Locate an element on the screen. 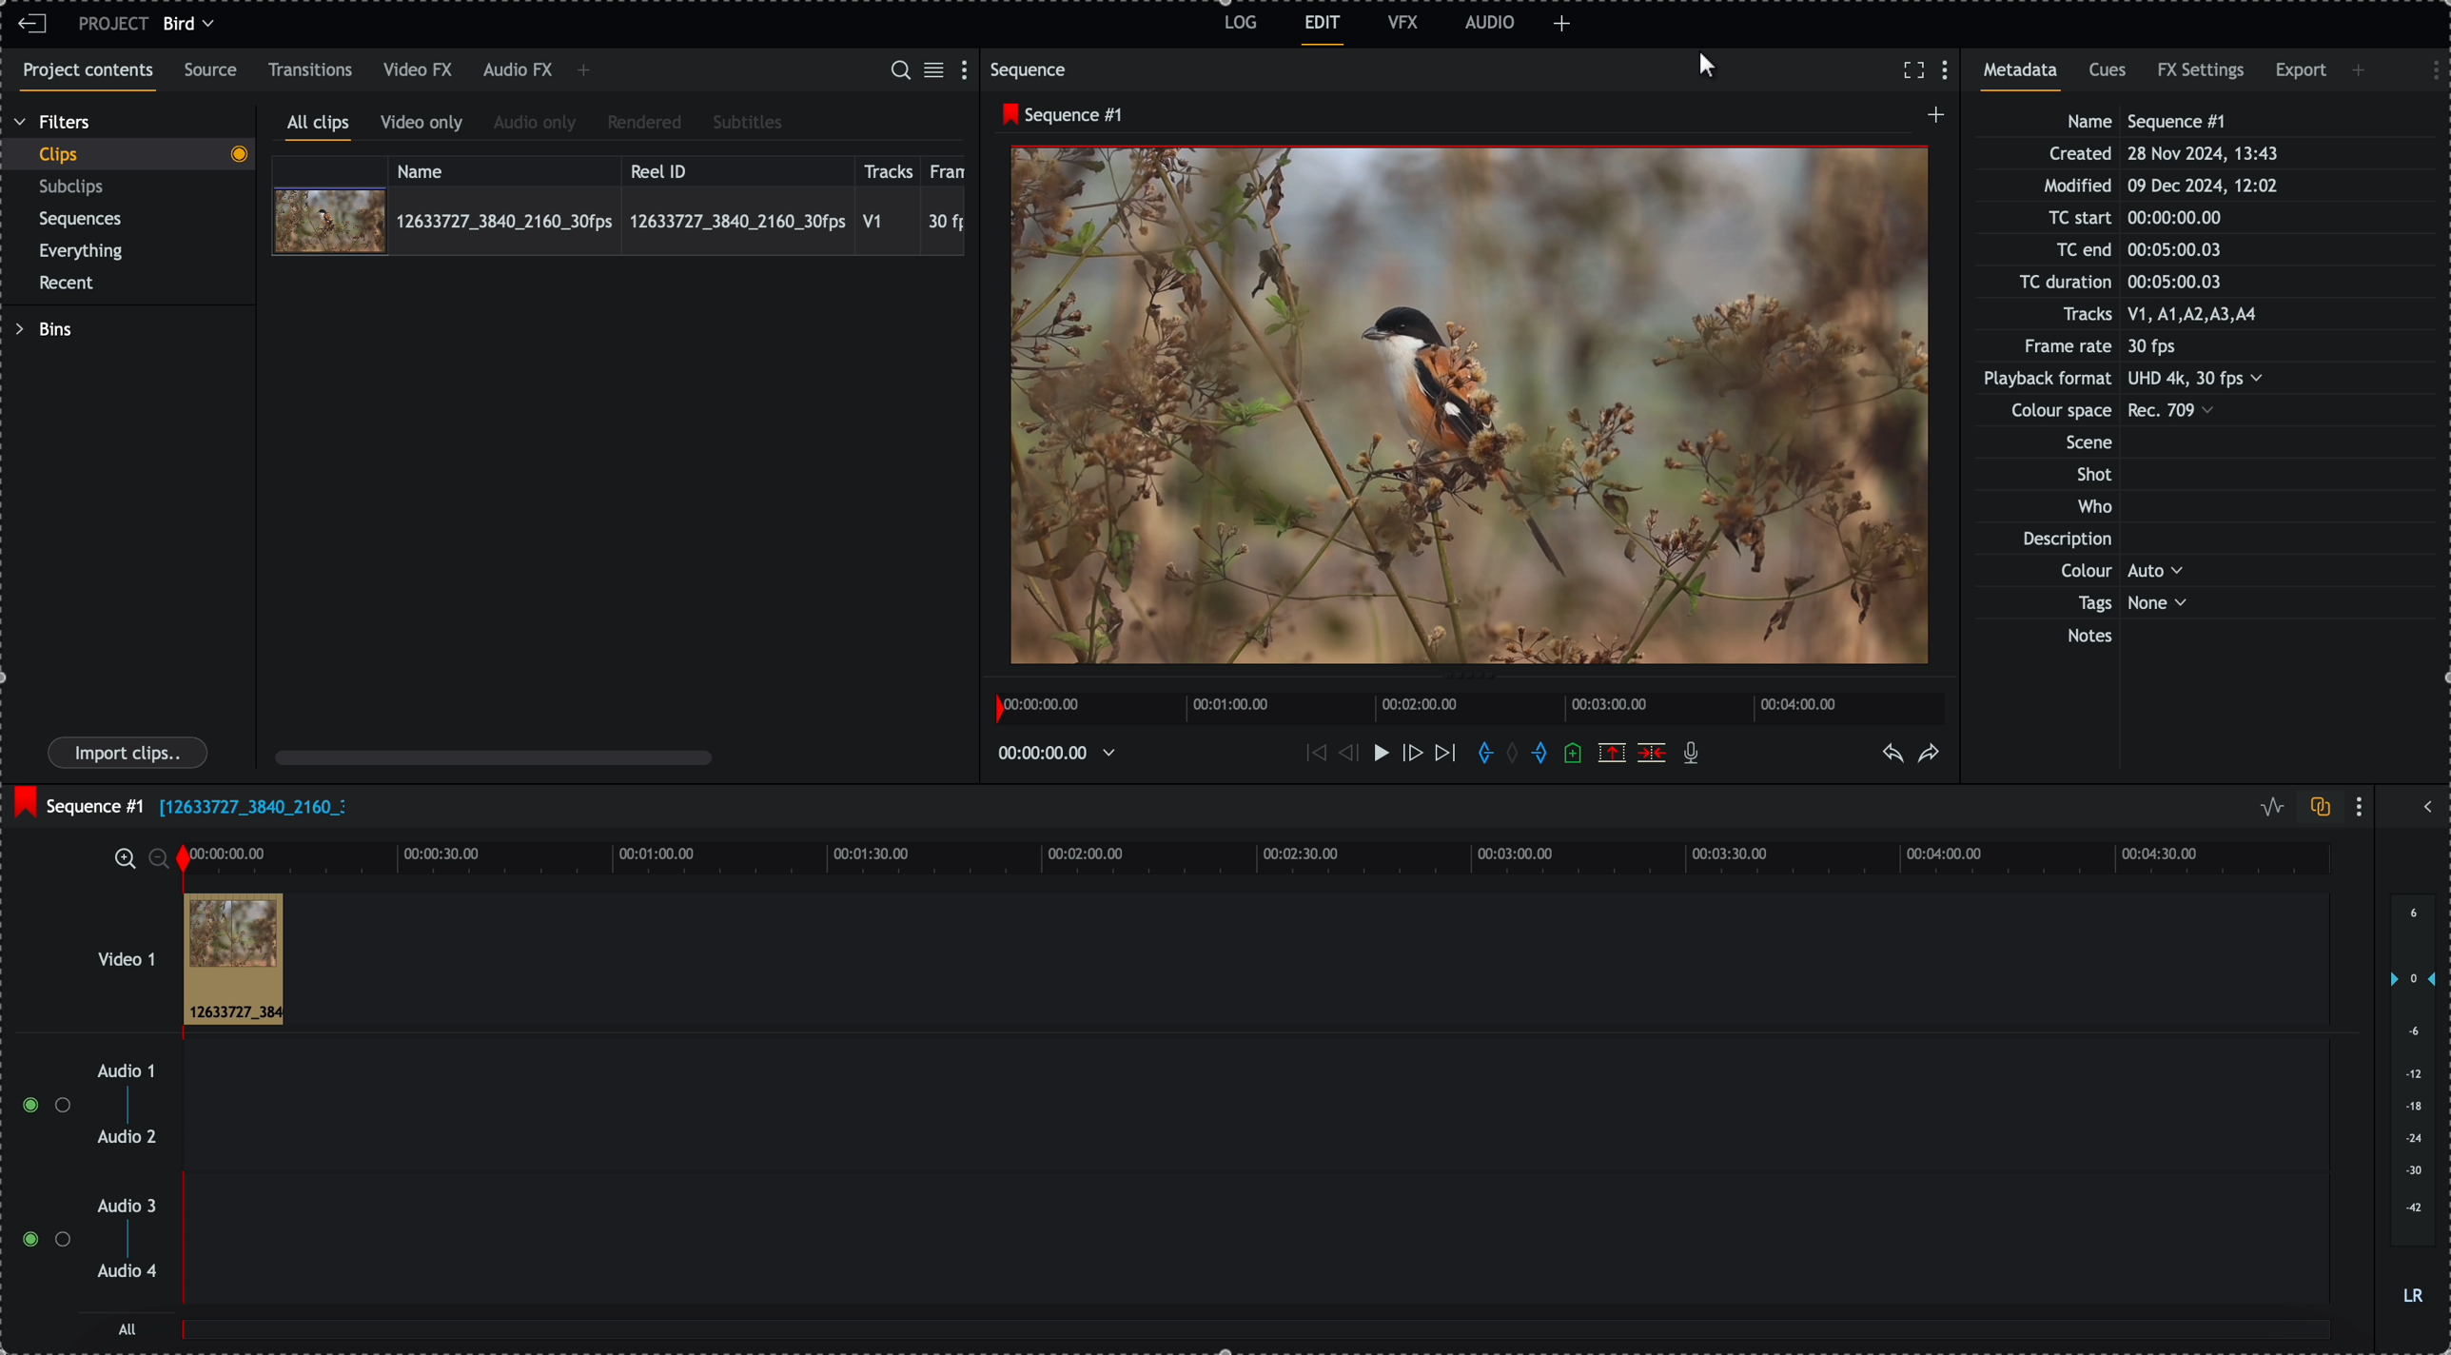 The height and width of the screenshot is (1355, 2451). add a cue at the current position is located at coordinates (1575, 755).